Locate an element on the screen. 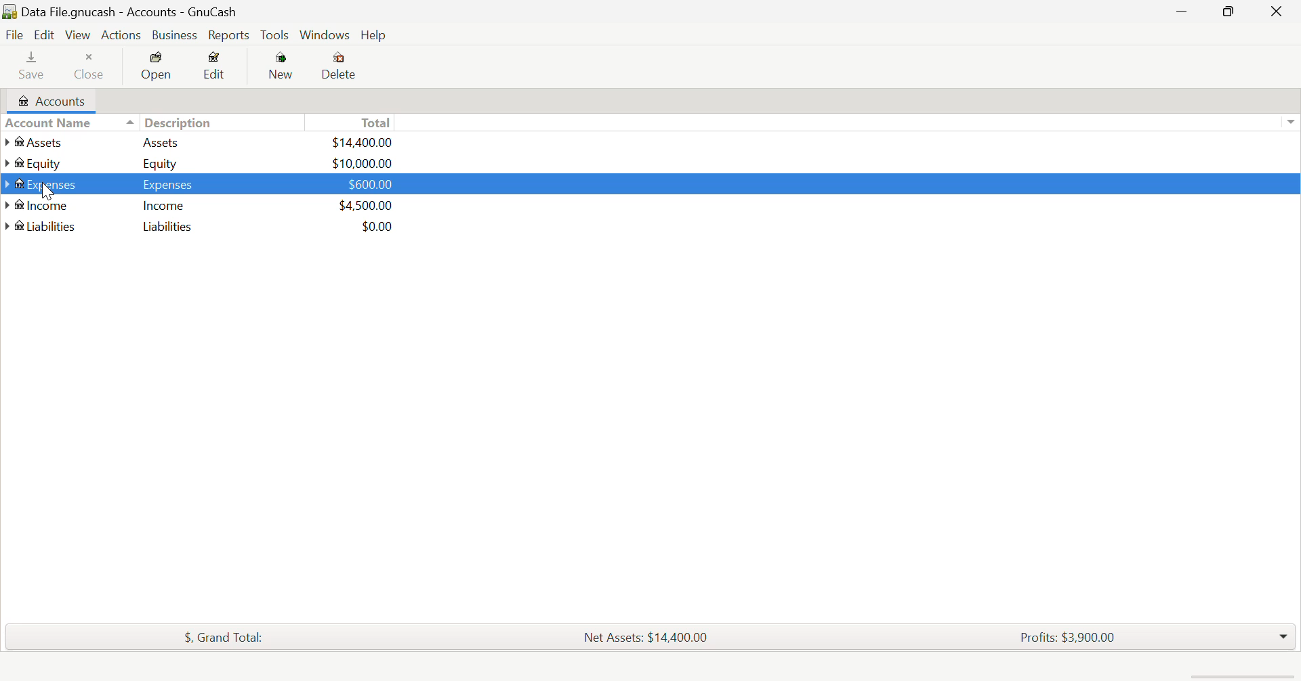  Assets is located at coordinates (162, 144).